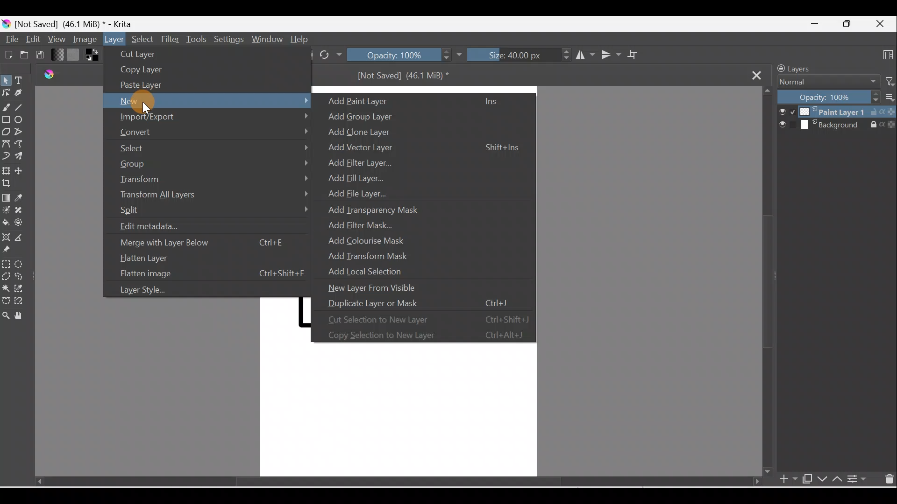 Image resolution: width=897 pixels, height=504 pixels. I want to click on Size:40:00px, so click(518, 56).